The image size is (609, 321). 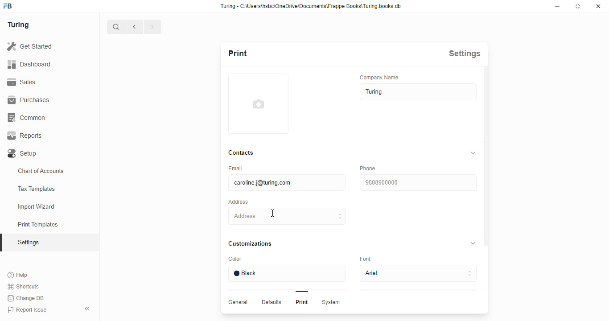 What do you see at coordinates (88, 308) in the screenshot?
I see `toggle sidebar` at bounding box center [88, 308].